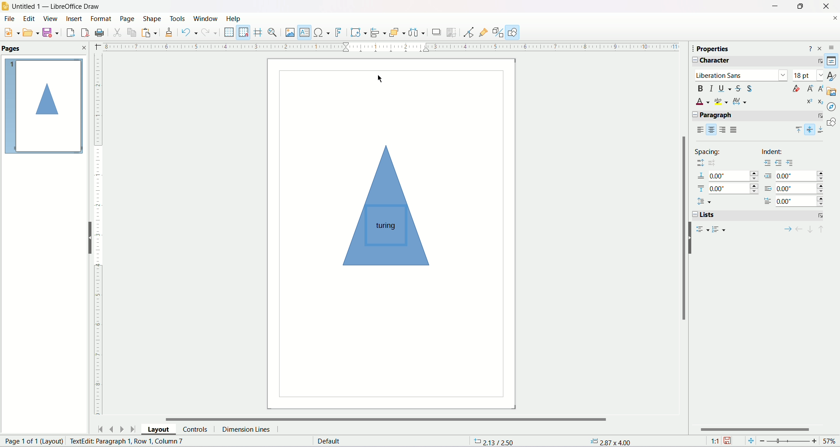 This screenshot has width=840, height=447. I want to click on align left, so click(700, 129).